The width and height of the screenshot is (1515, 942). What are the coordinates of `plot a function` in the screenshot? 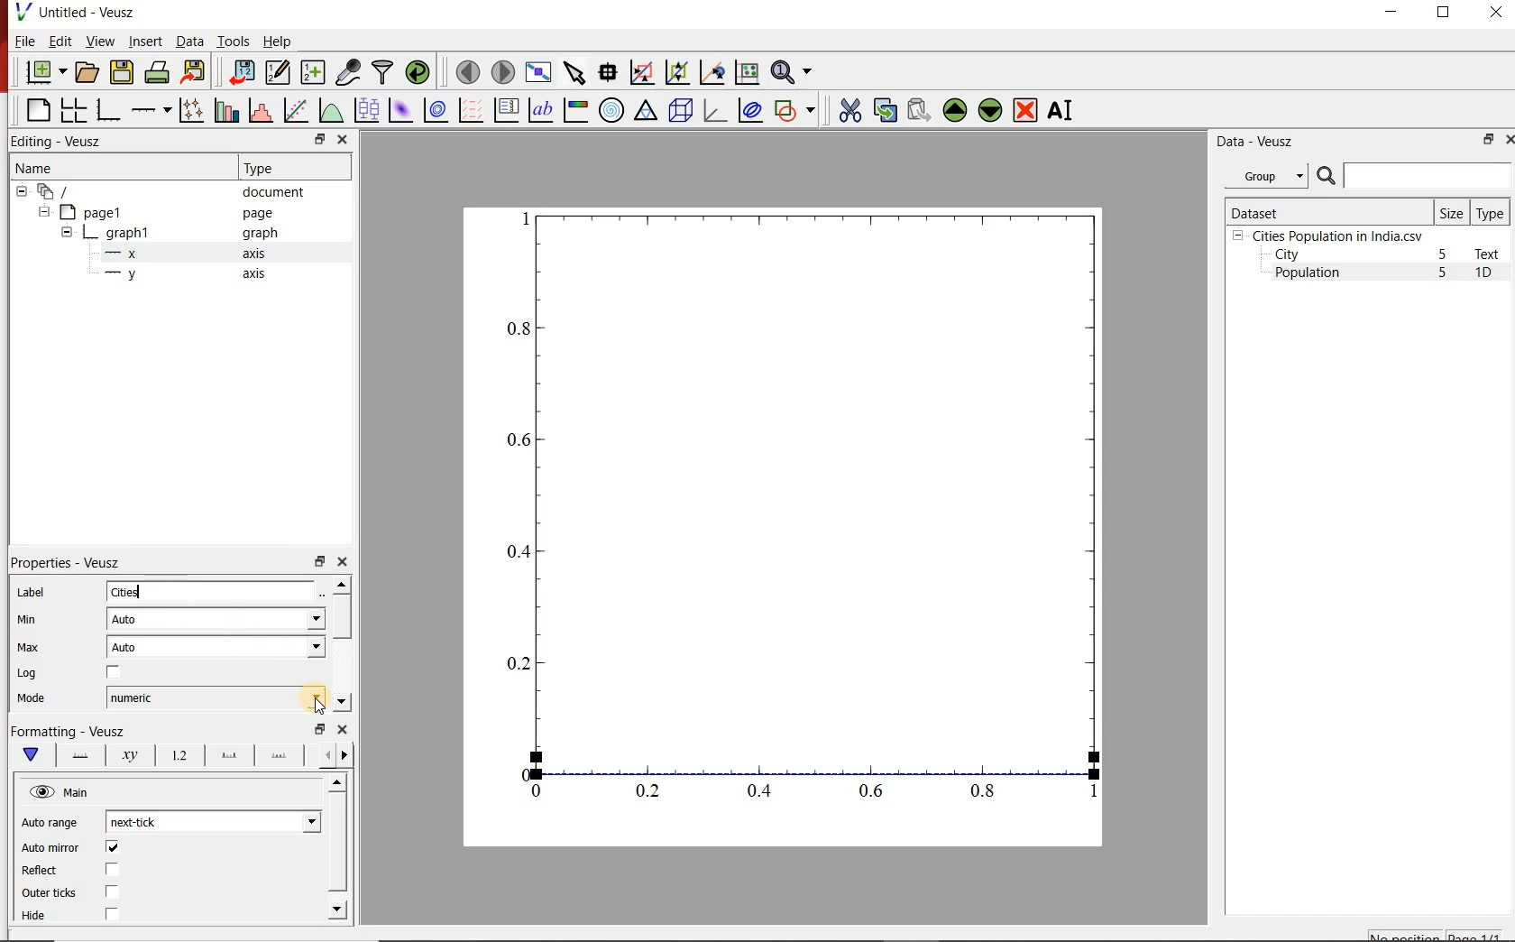 It's located at (330, 110).